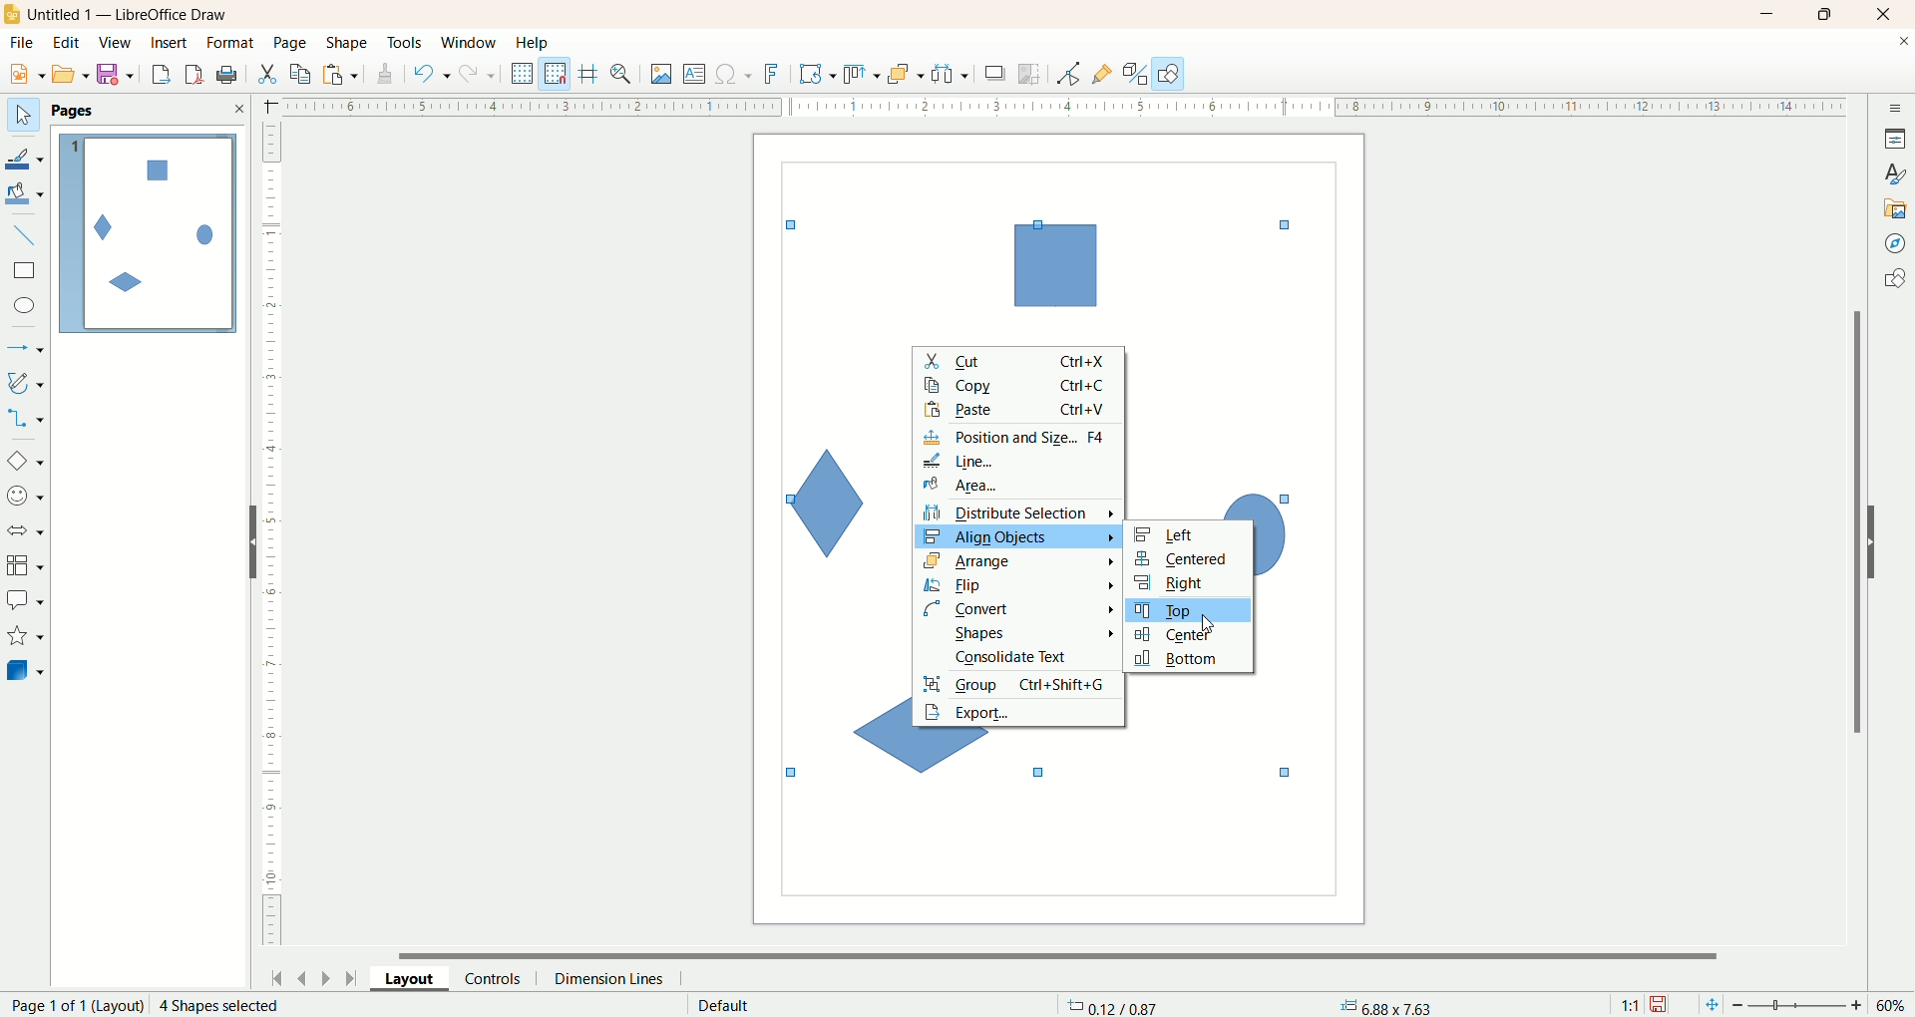 Image resolution: width=1915 pixels, height=1017 pixels. Describe the element at coordinates (266, 74) in the screenshot. I see `cut` at that location.